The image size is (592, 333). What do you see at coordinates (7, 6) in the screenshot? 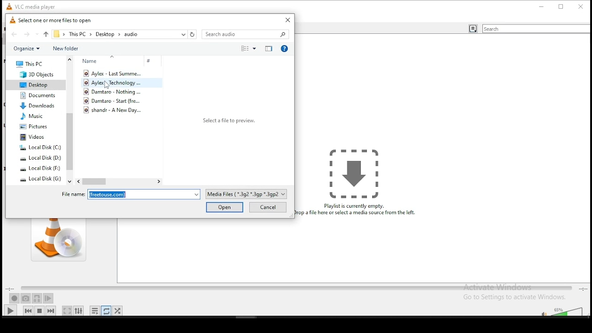
I see `vlc icon` at bounding box center [7, 6].